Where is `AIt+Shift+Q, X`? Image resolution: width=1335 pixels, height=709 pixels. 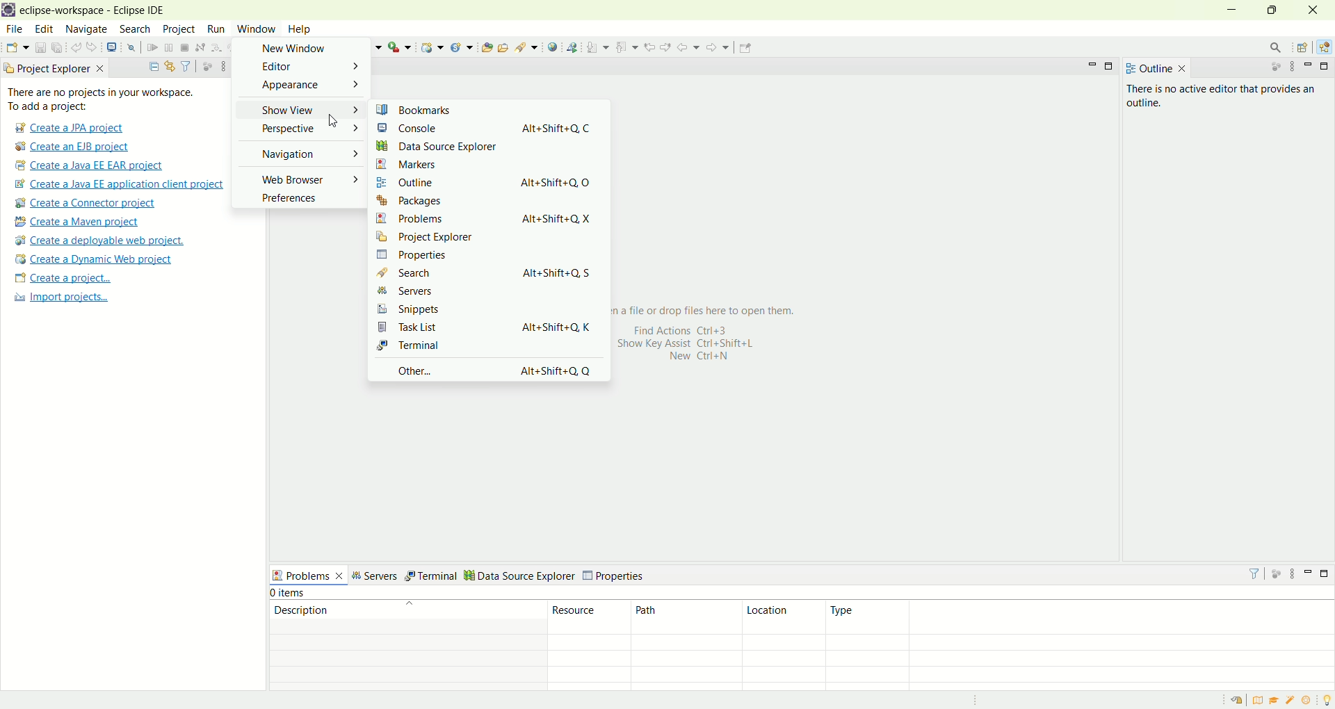
AIt+Shift+Q, X is located at coordinates (565, 215).